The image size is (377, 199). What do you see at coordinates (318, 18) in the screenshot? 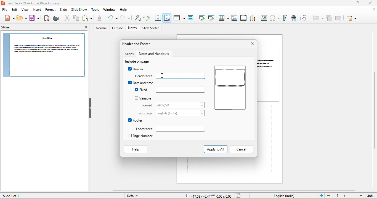
I see `new slide` at bounding box center [318, 18].